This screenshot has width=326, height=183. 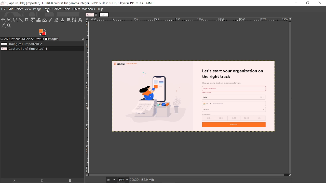 What do you see at coordinates (82, 39) in the screenshot?
I see `Configure this tab` at bounding box center [82, 39].